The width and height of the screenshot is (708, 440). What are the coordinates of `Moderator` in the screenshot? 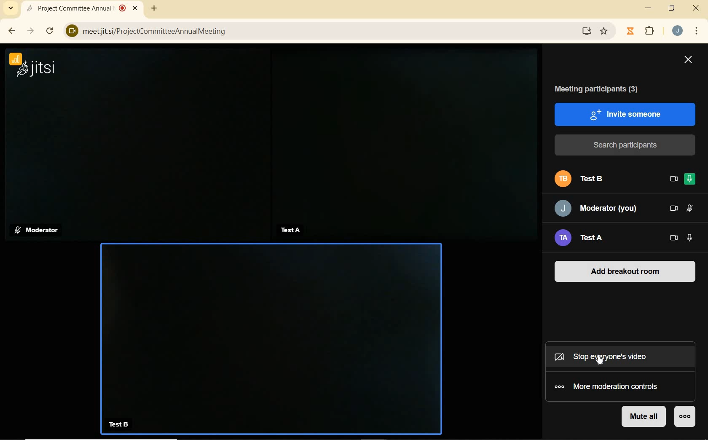 It's located at (36, 231).